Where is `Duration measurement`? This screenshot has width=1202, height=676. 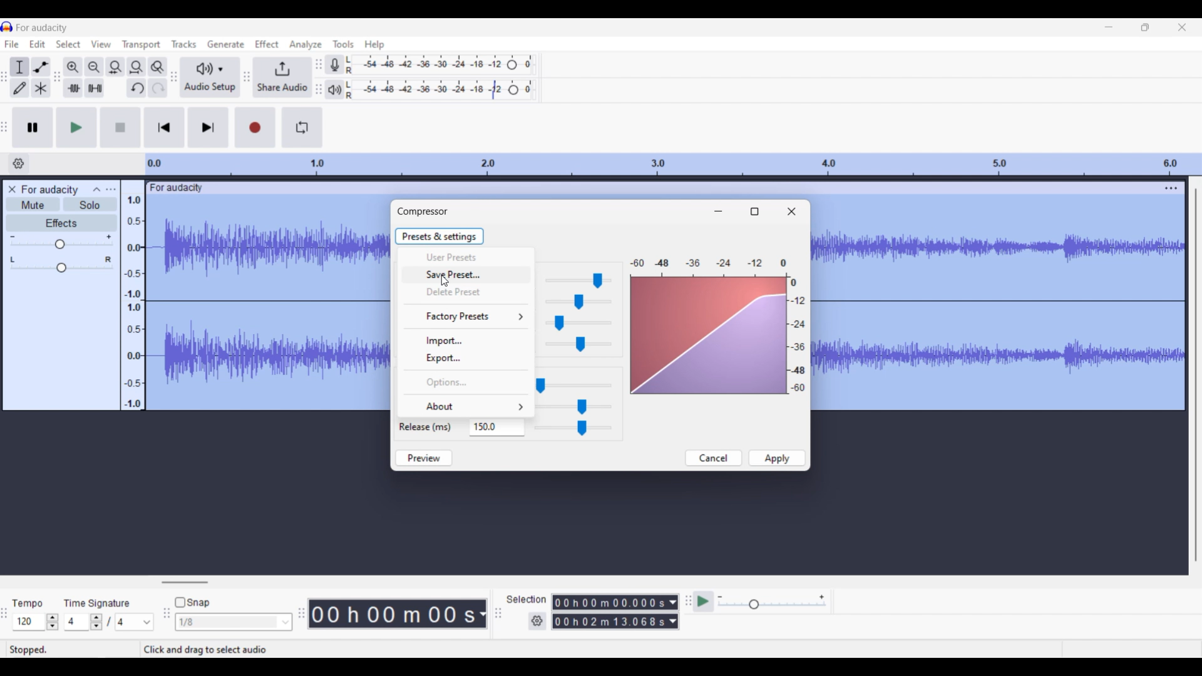 Duration measurement is located at coordinates (481, 614).